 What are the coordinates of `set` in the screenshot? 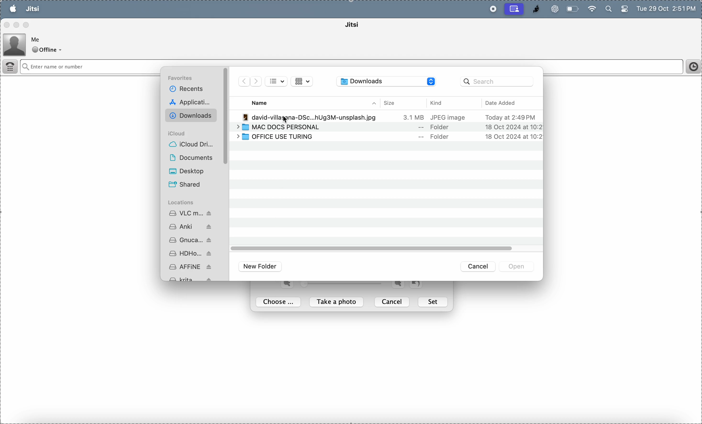 It's located at (434, 302).